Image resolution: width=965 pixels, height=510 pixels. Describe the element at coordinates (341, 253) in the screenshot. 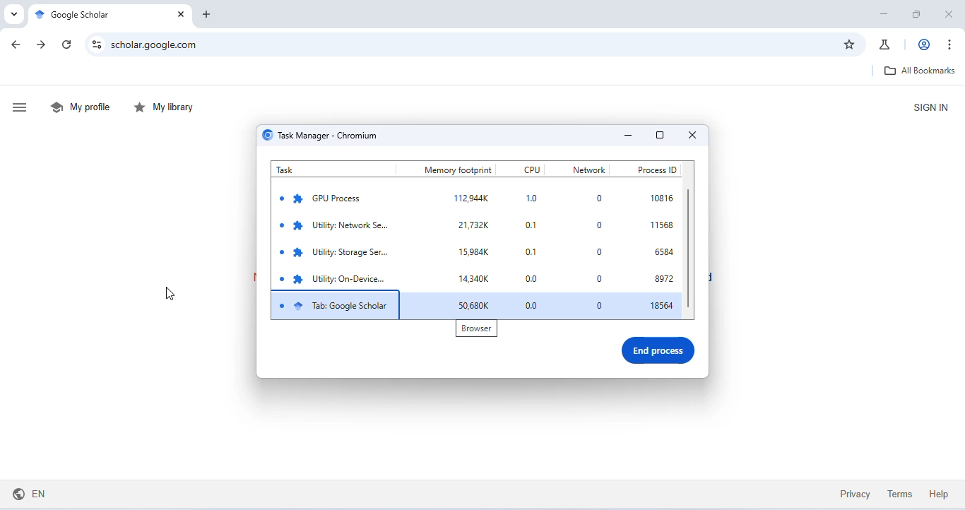

I see `utility storage service` at that location.